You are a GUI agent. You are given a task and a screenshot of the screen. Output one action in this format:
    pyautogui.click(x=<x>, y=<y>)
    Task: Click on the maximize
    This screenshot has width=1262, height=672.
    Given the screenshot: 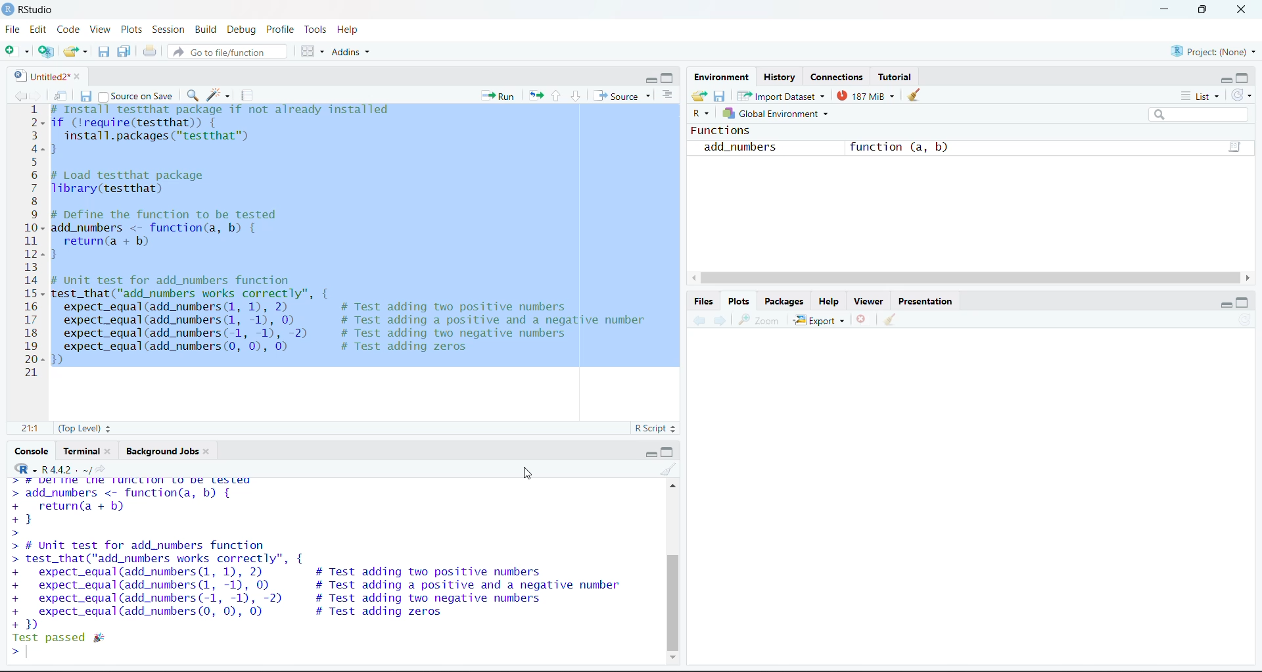 What is the action you would take?
    pyautogui.click(x=1244, y=303)
    